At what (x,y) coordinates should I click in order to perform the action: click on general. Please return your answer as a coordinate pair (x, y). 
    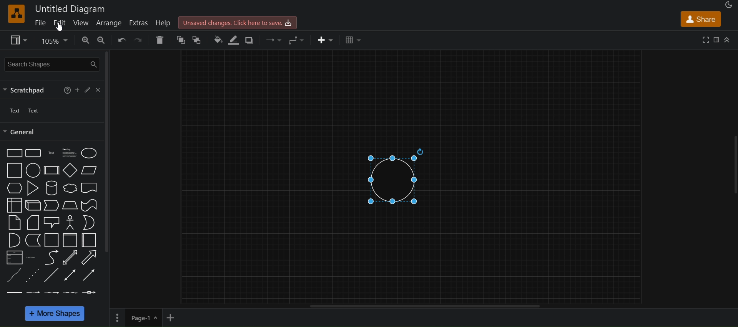
    Looking at the image, I should click on (21, 132).